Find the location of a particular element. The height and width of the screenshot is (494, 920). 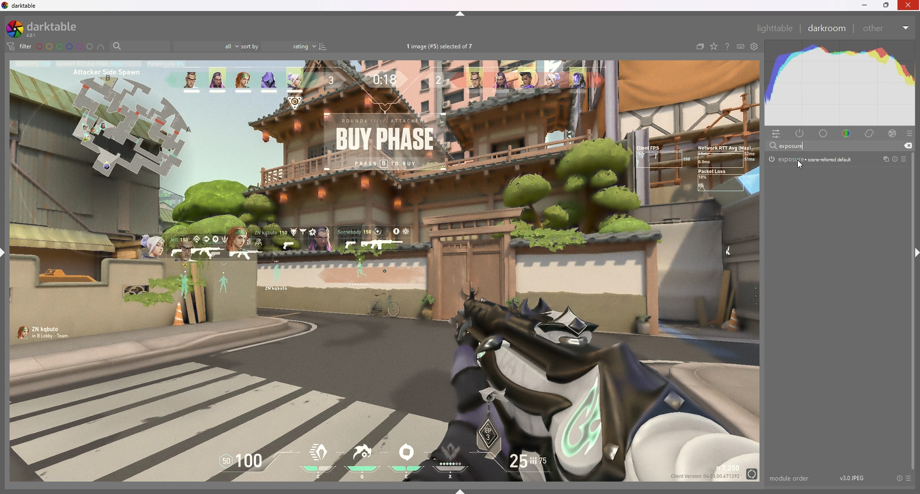

module order is located at coordinates (790, 478).